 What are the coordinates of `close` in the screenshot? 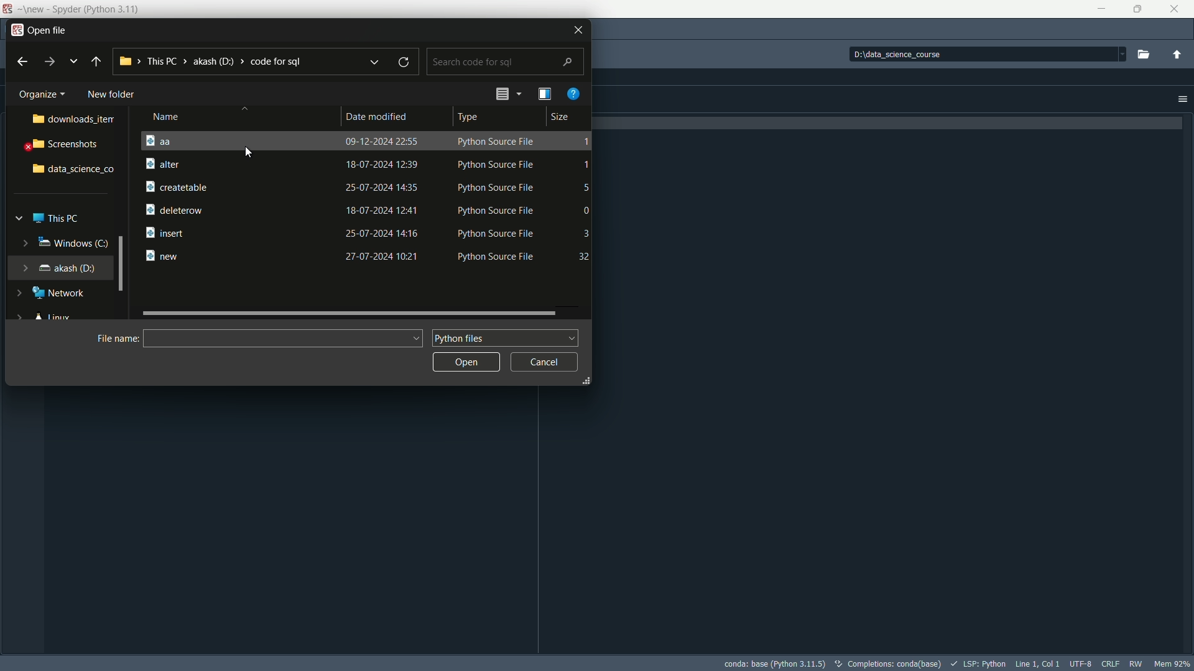 It's located at (573, 30).